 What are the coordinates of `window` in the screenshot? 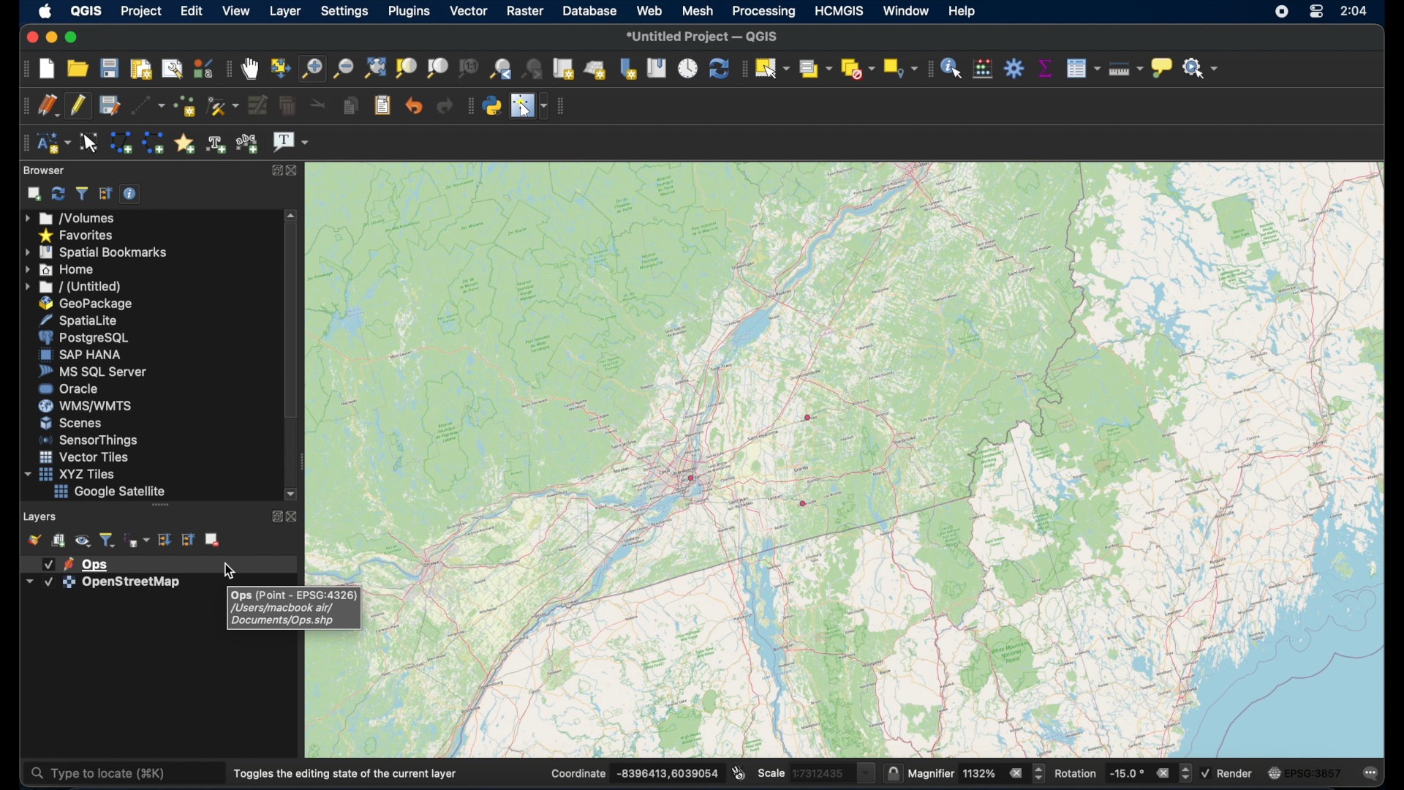 It's located at (906, 11).